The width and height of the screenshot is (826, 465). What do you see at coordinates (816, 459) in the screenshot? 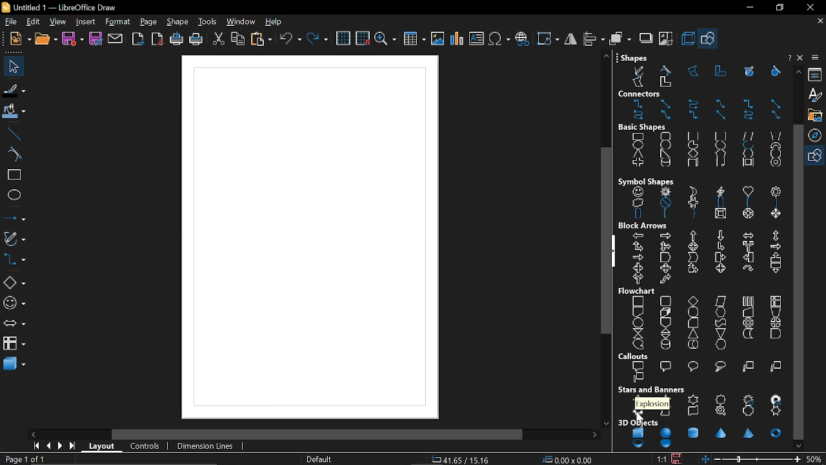
I see `Zoom` at bounding box center [816, 459].